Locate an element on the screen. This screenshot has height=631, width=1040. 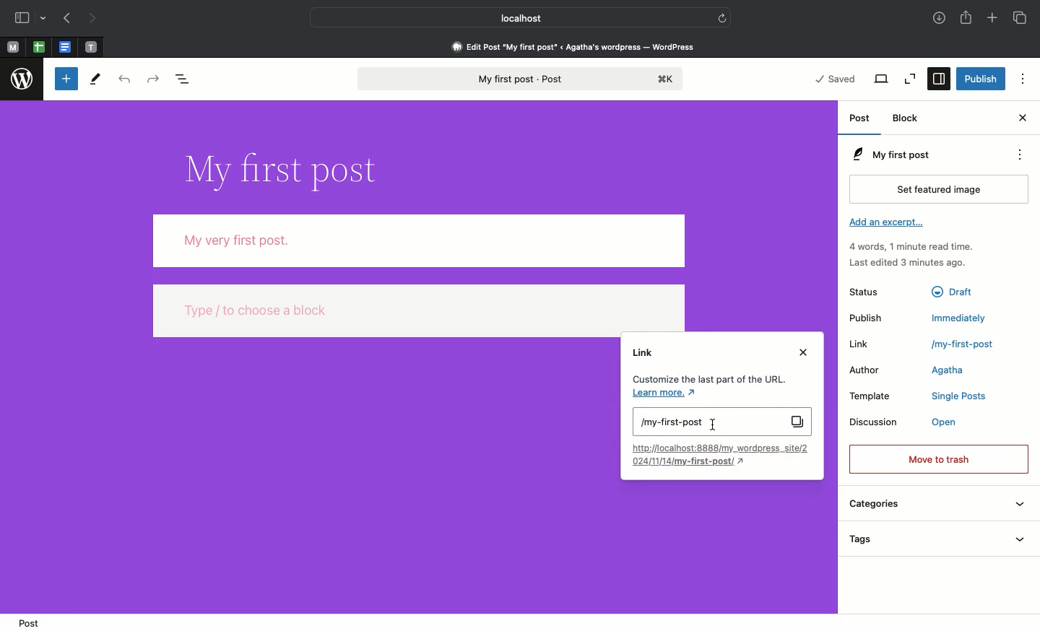
Previous page is located at coordinates (66, 19).